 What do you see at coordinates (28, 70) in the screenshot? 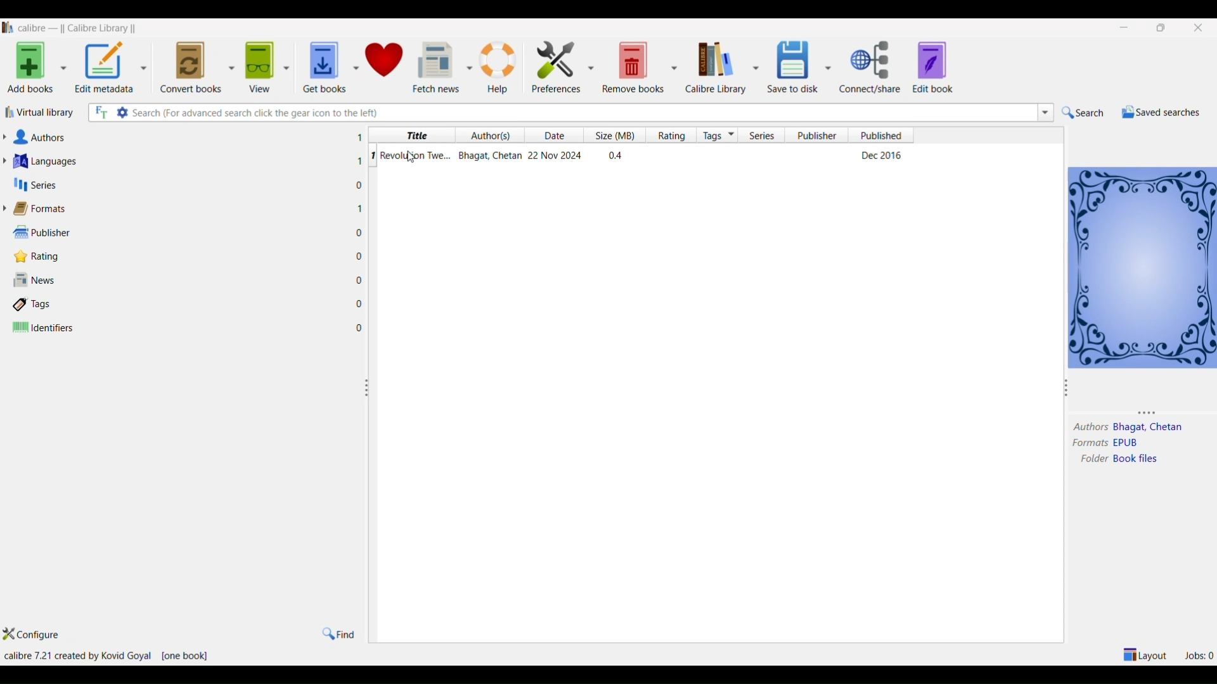
I see `add books` at bounding box center [28, 70].